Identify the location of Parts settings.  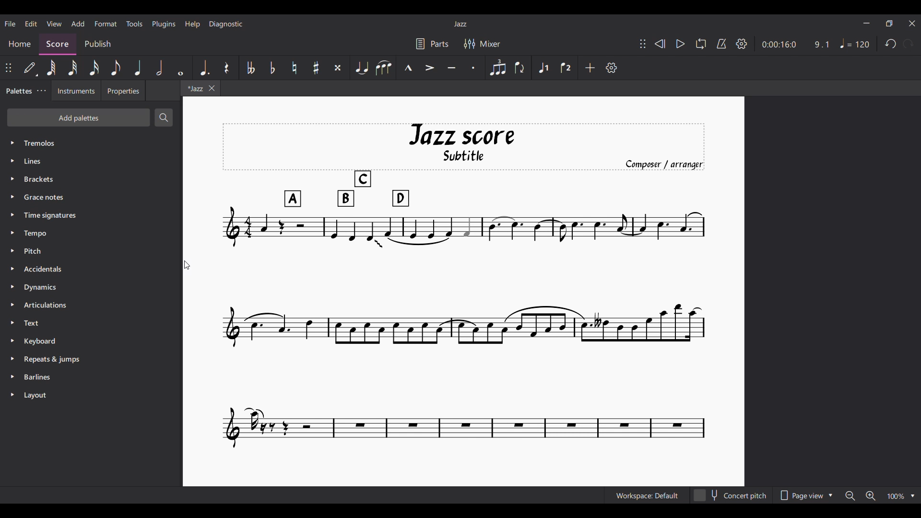
(432, 44).